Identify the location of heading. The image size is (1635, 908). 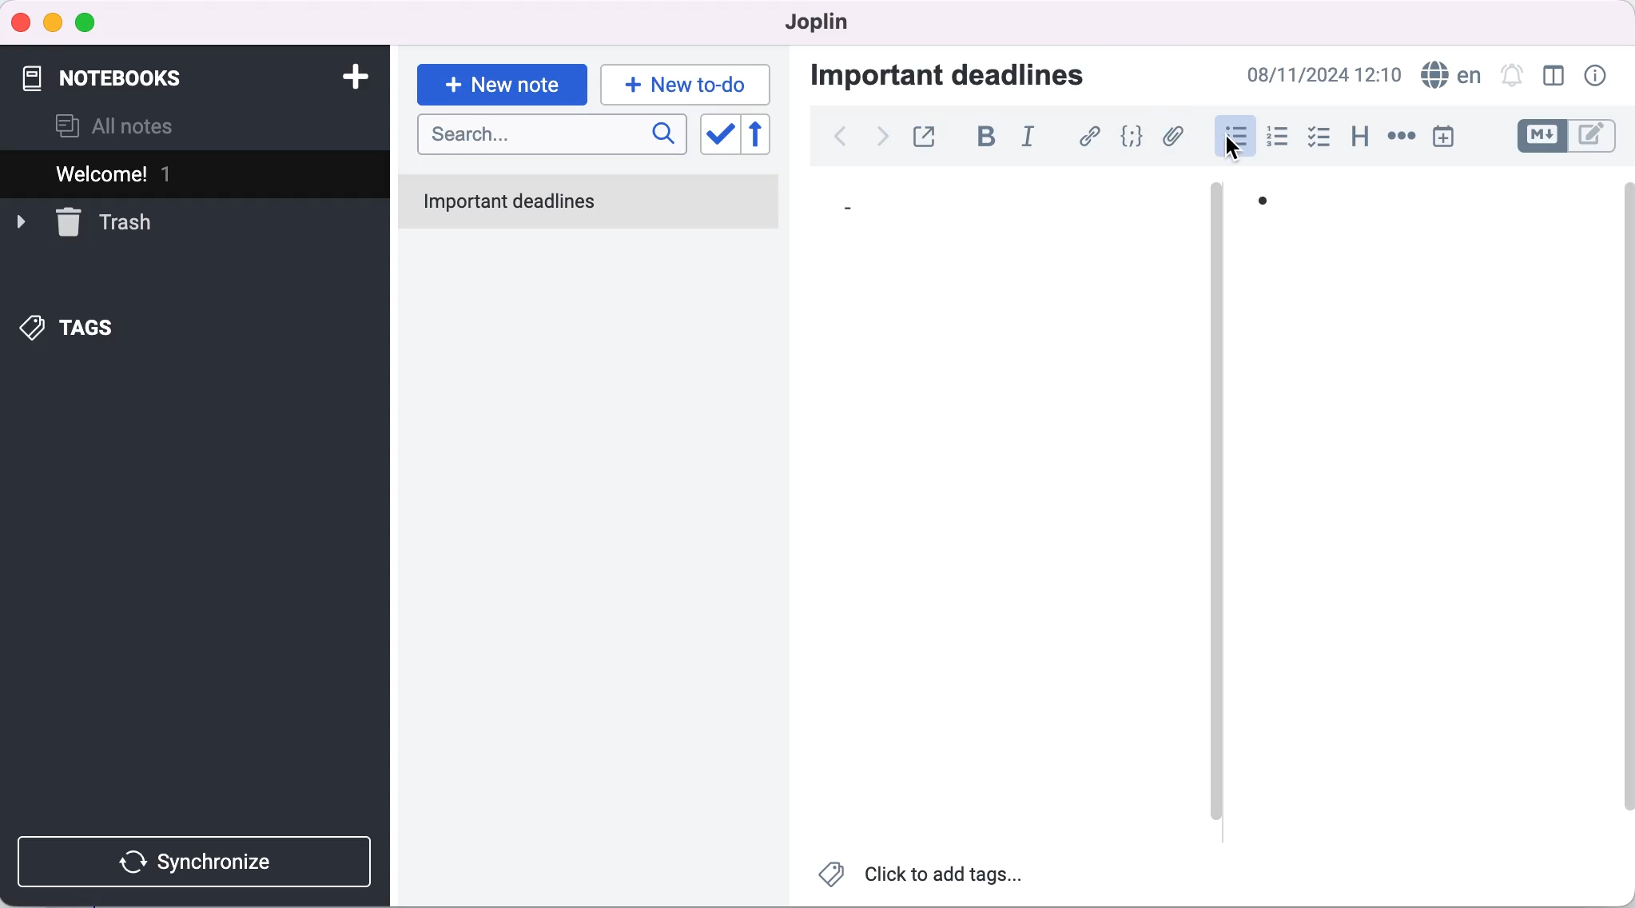
(1359, 138).